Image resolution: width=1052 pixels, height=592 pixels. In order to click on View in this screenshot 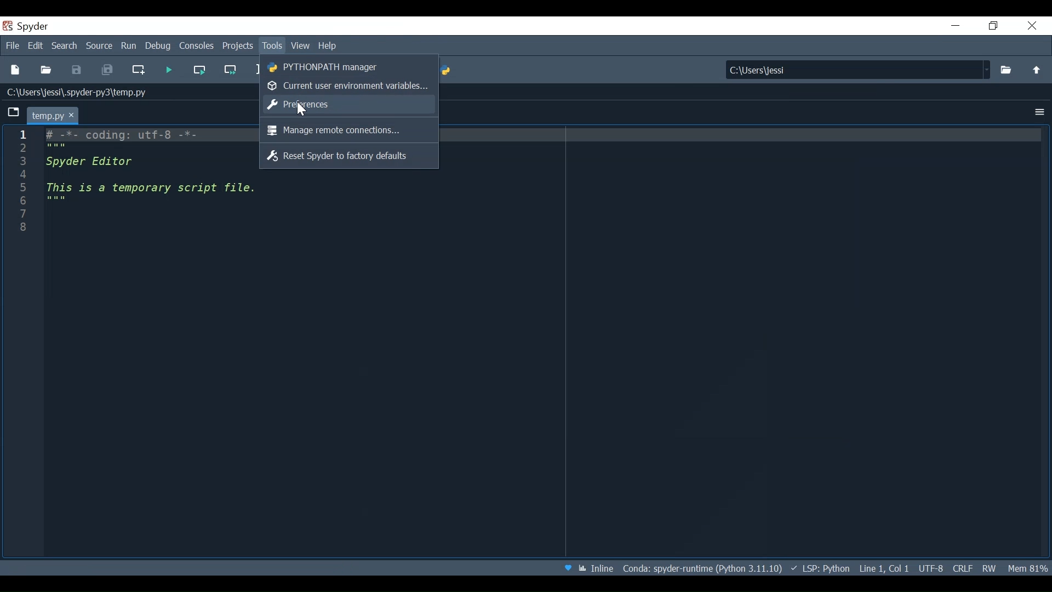, I will do `click(301, 45)`.